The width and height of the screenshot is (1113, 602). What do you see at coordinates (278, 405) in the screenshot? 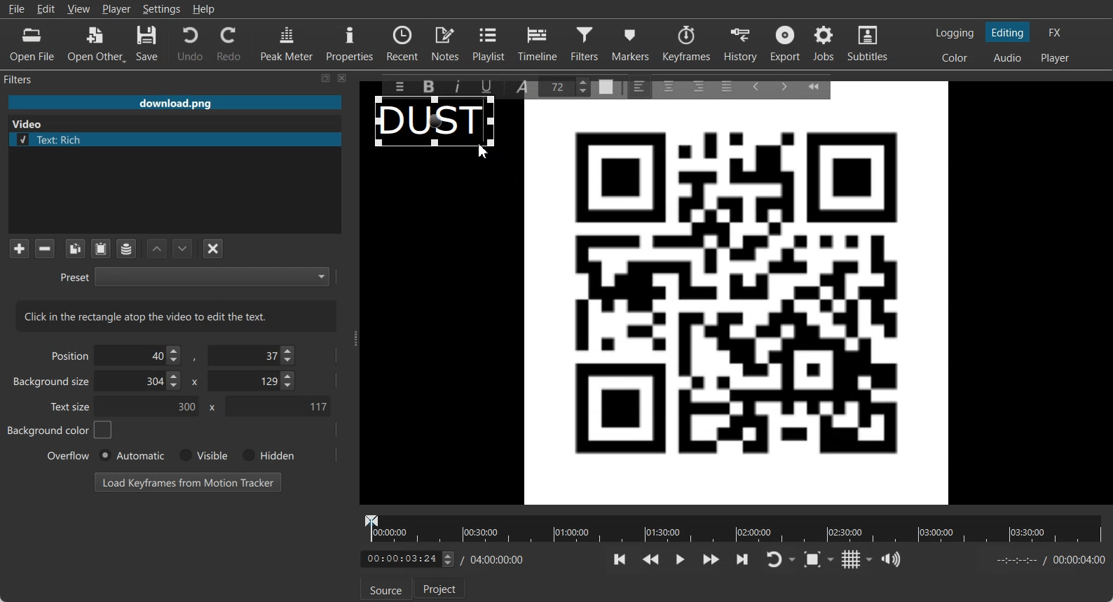
I see `Text Size Y- Coordinate` at bounding box center [278, 405].